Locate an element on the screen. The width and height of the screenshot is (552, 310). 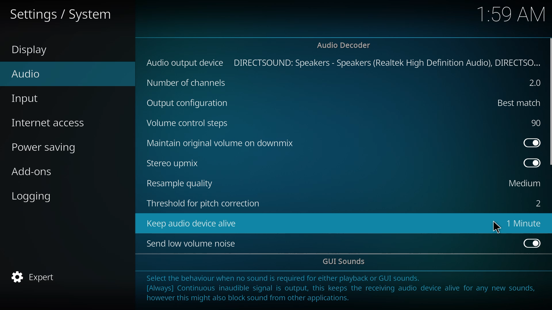
best match is located at coordinates (515, 102).